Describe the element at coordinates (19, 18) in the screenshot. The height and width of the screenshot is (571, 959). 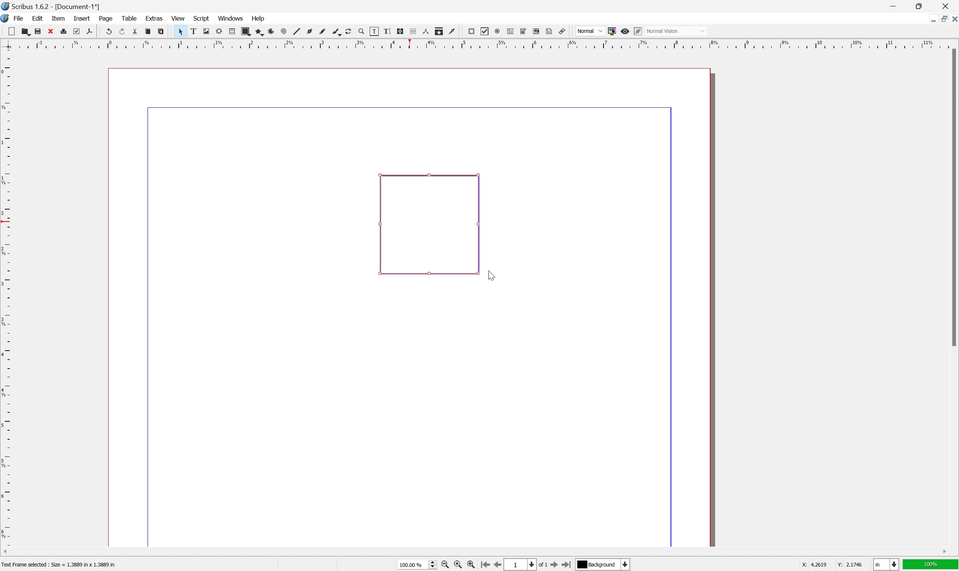
I see `File` at that location.